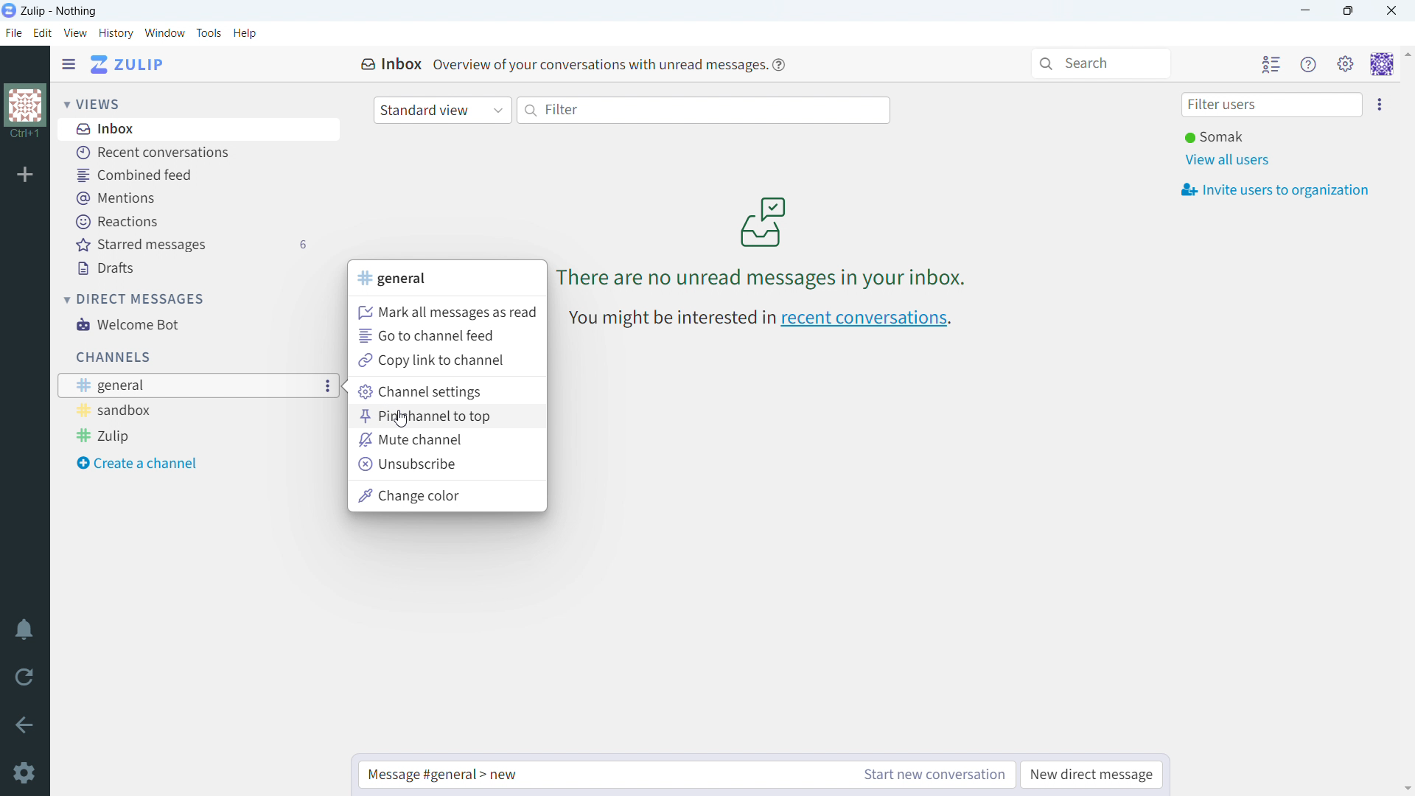 This screenshot has width=1415, height=796. Describe the element at coordinates (447, 416) in the screenshot. I see `pin cannel to top` at that location.